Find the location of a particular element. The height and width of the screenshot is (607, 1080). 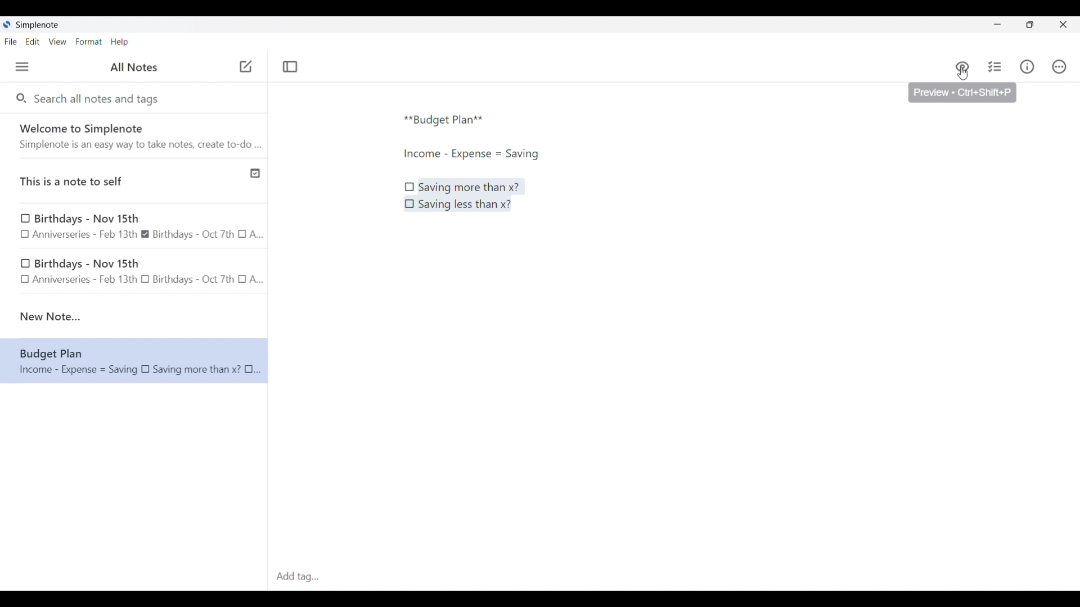

Format menu is located at coordinates (89, 42).